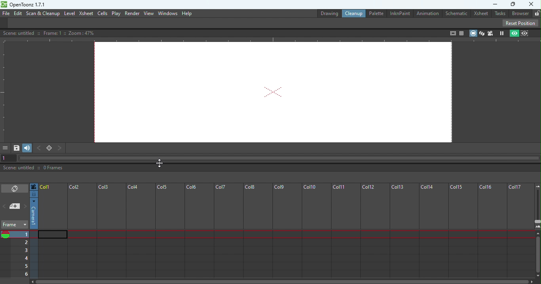 This screenshot has width=541, height=284. I want to click on Status bar, so click(272, 167).